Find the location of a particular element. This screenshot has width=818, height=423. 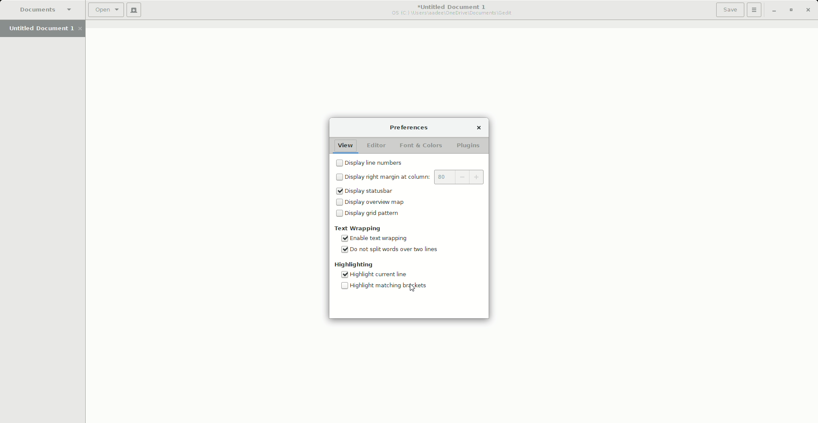

View is located at coordinates (345, 146).